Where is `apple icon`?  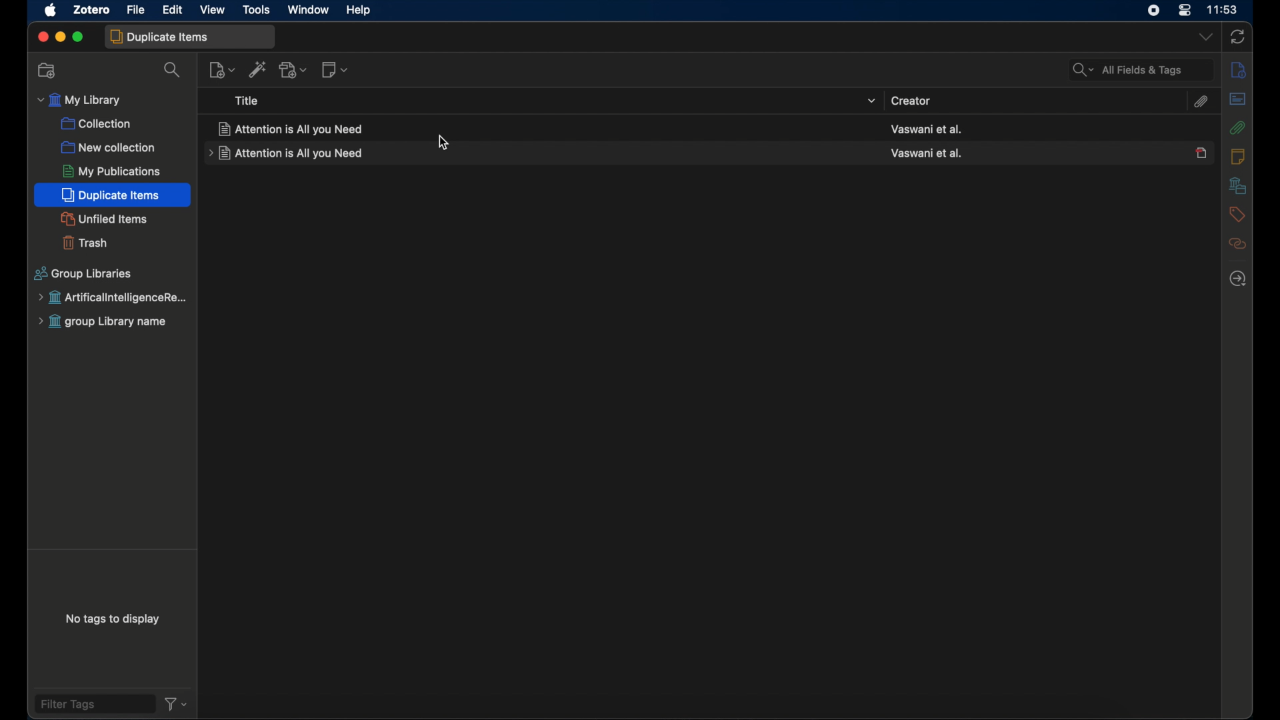 apple icon is located at coordinates (51, 11).